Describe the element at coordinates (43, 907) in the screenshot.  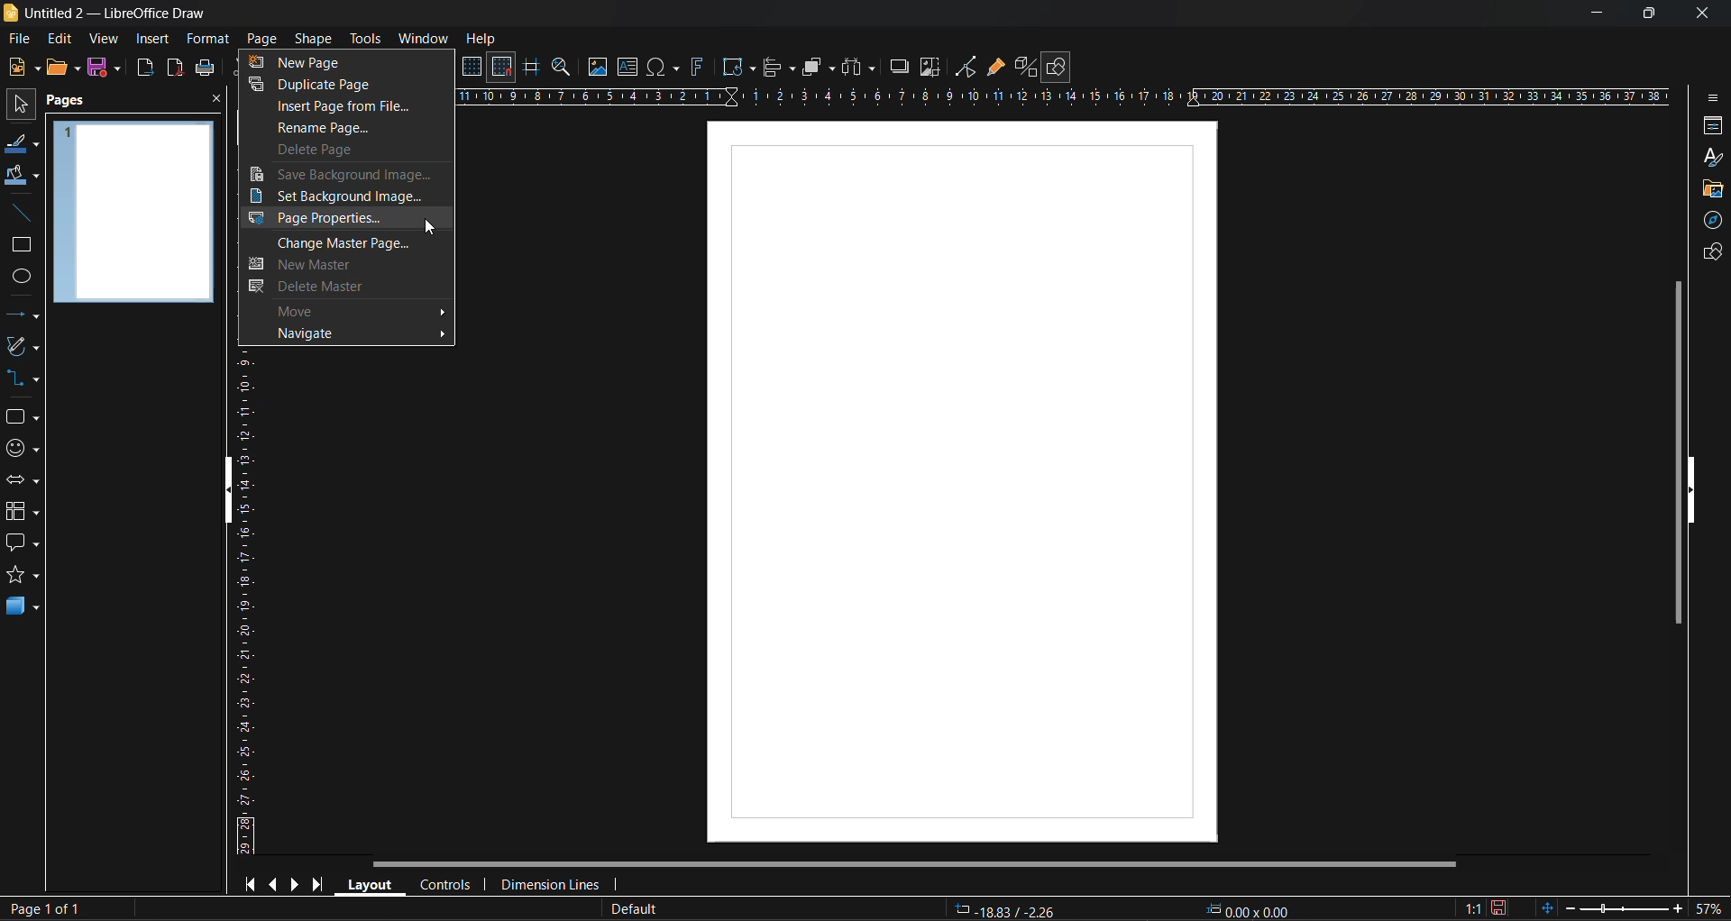
I see `page 1 of 1` at that location.